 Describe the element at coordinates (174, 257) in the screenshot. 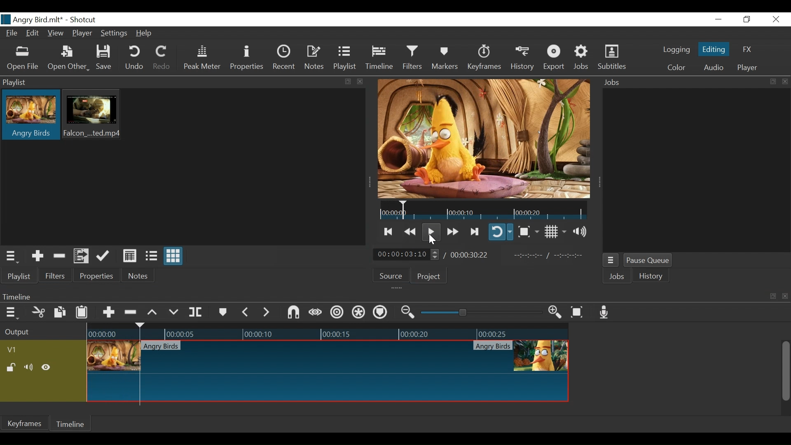

I see `View as icons` at that location.